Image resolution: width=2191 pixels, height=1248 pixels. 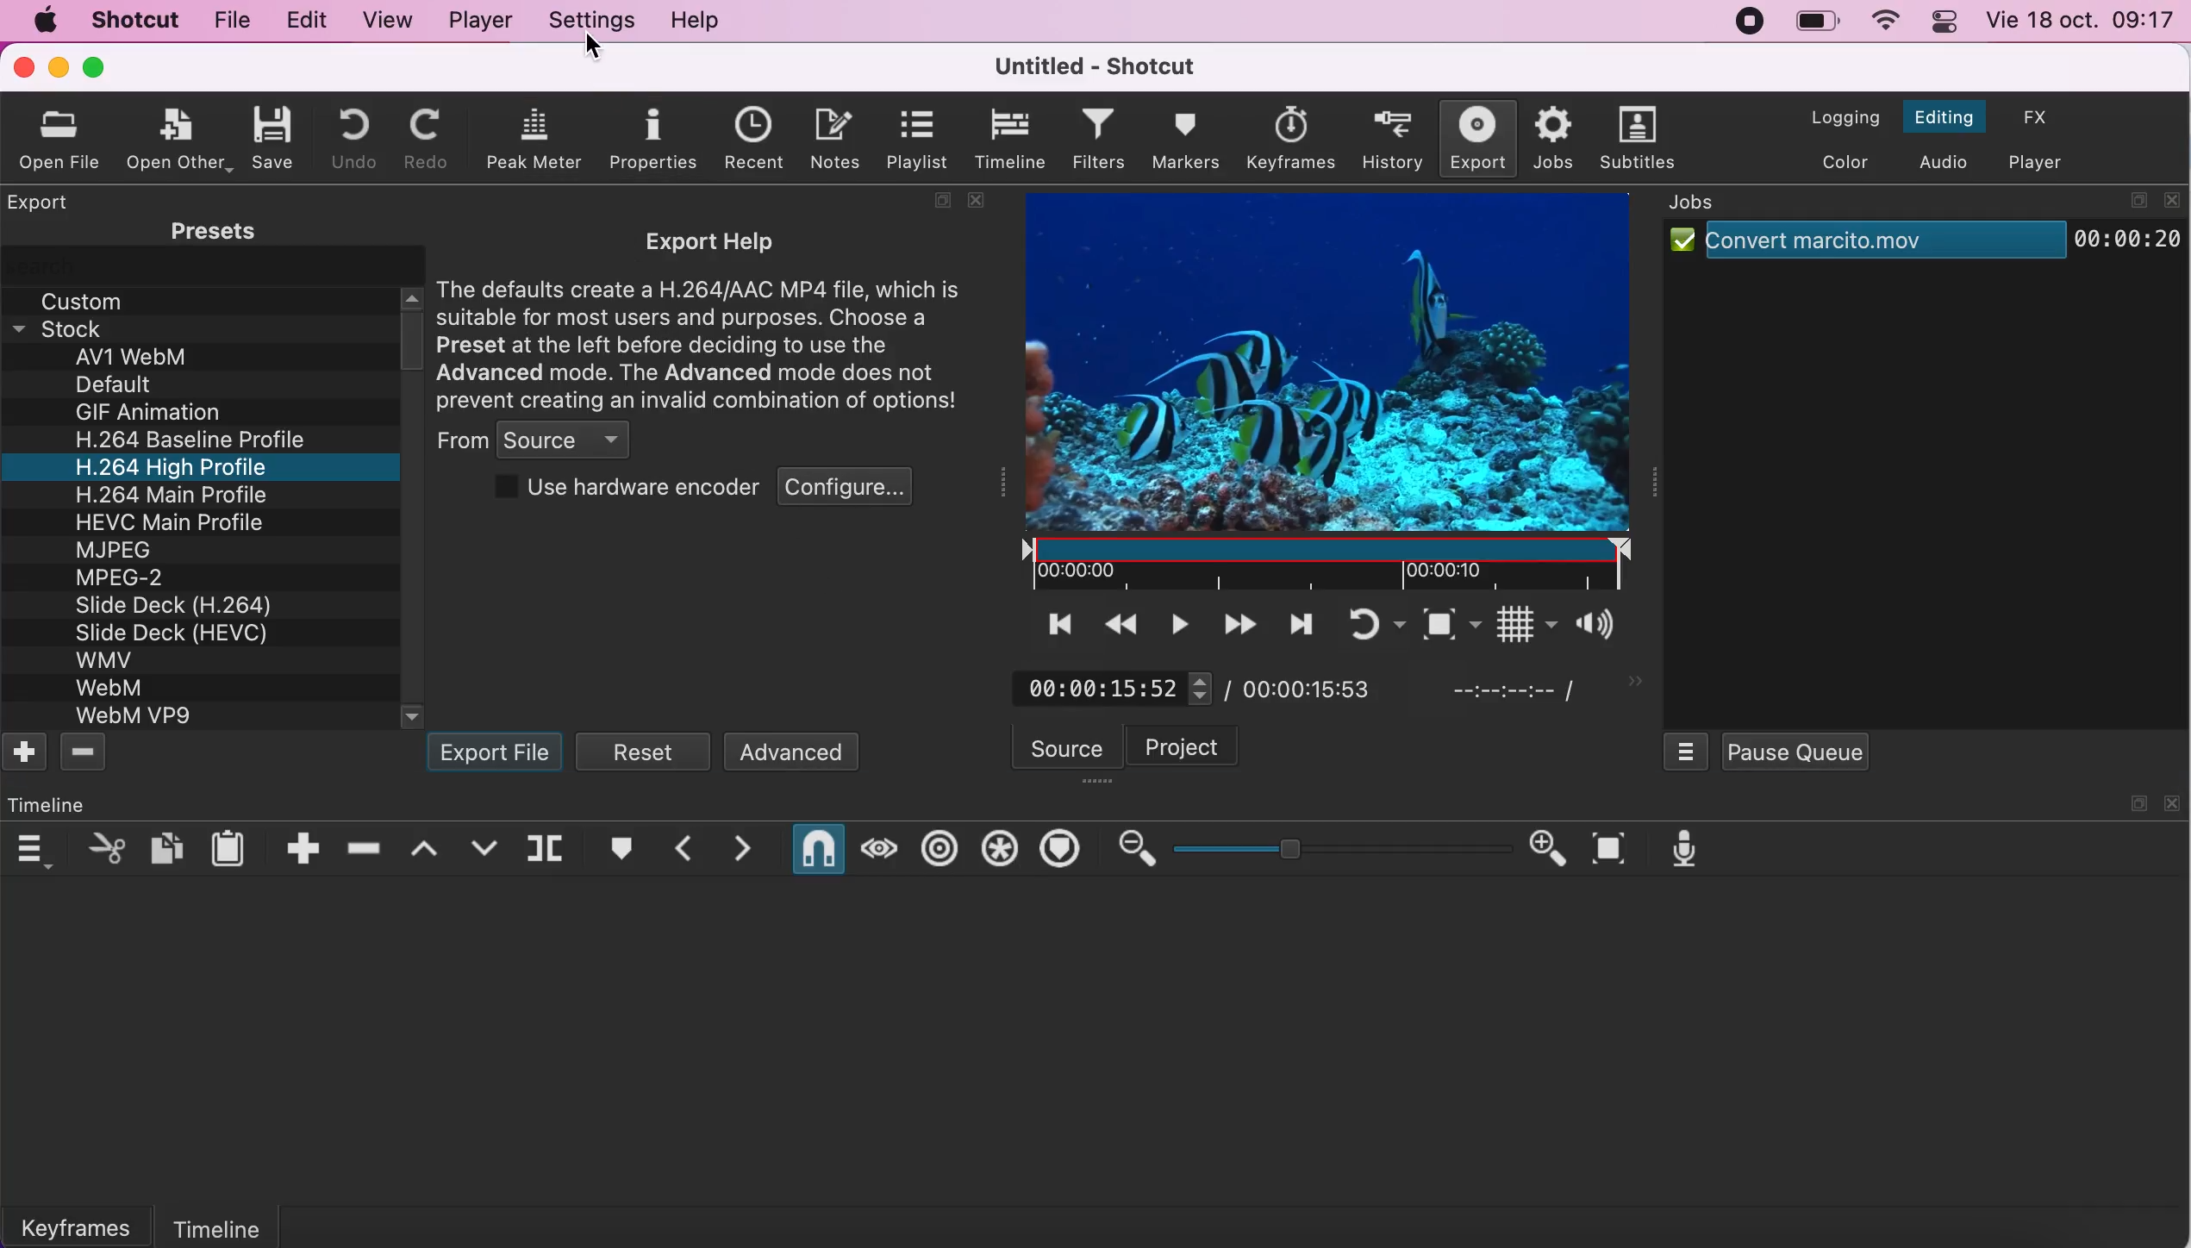 I want to click on undo, so click(x=345, y=138).